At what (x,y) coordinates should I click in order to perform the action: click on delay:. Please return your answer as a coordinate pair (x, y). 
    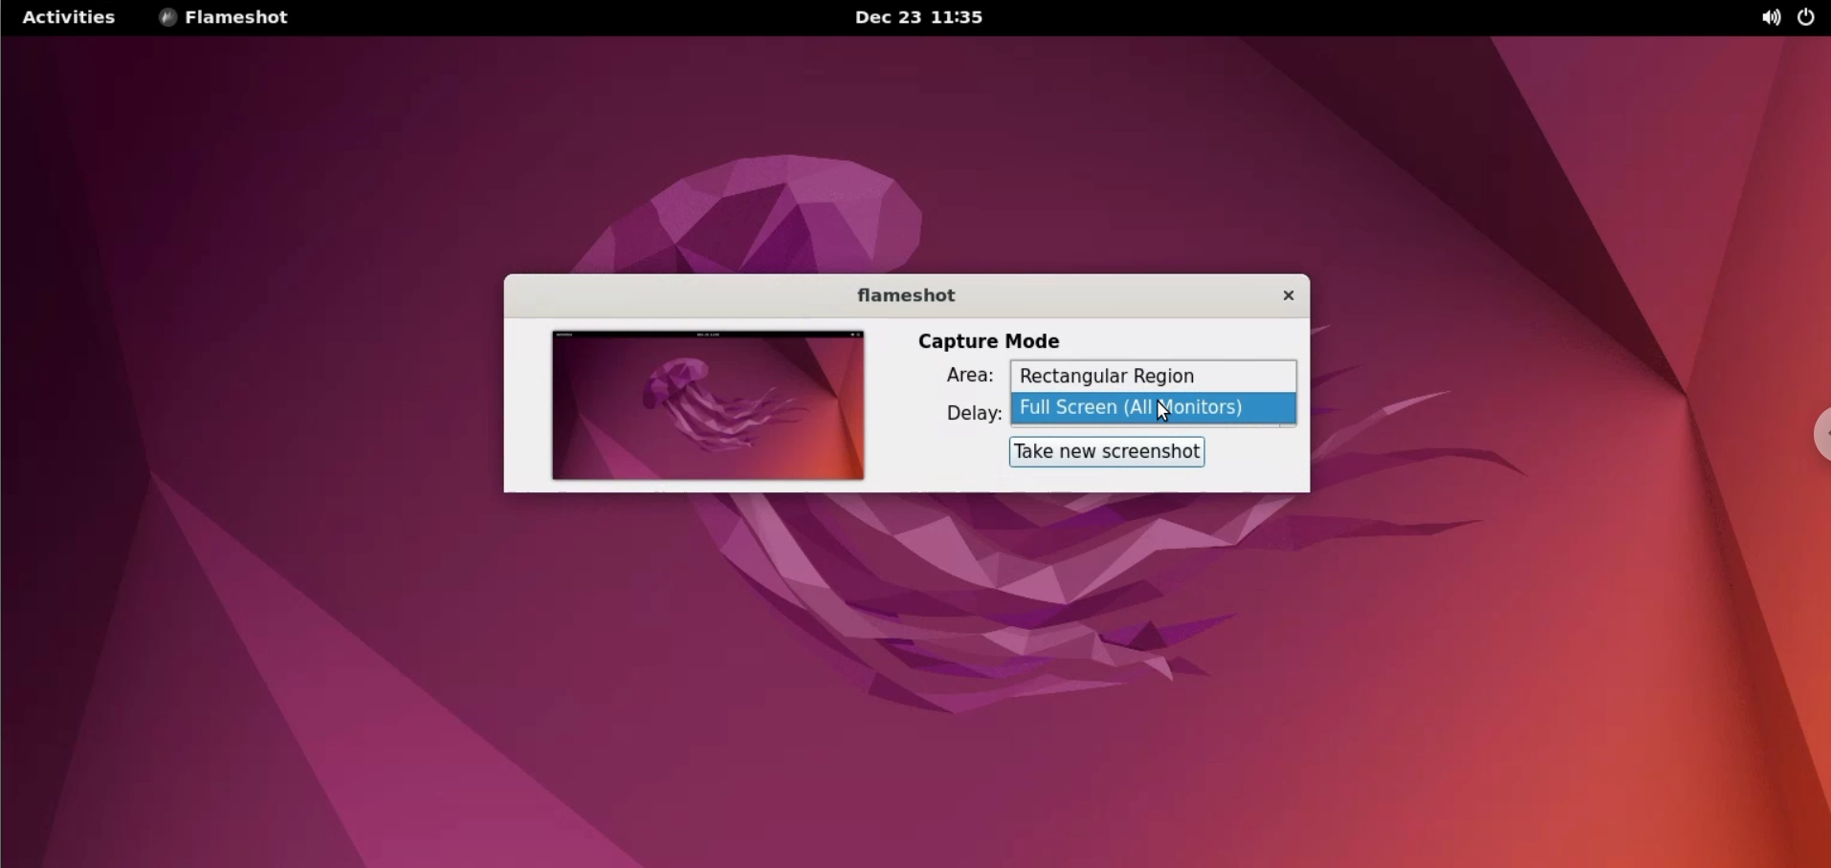
    Looking at the image, I should click on (965, 416).